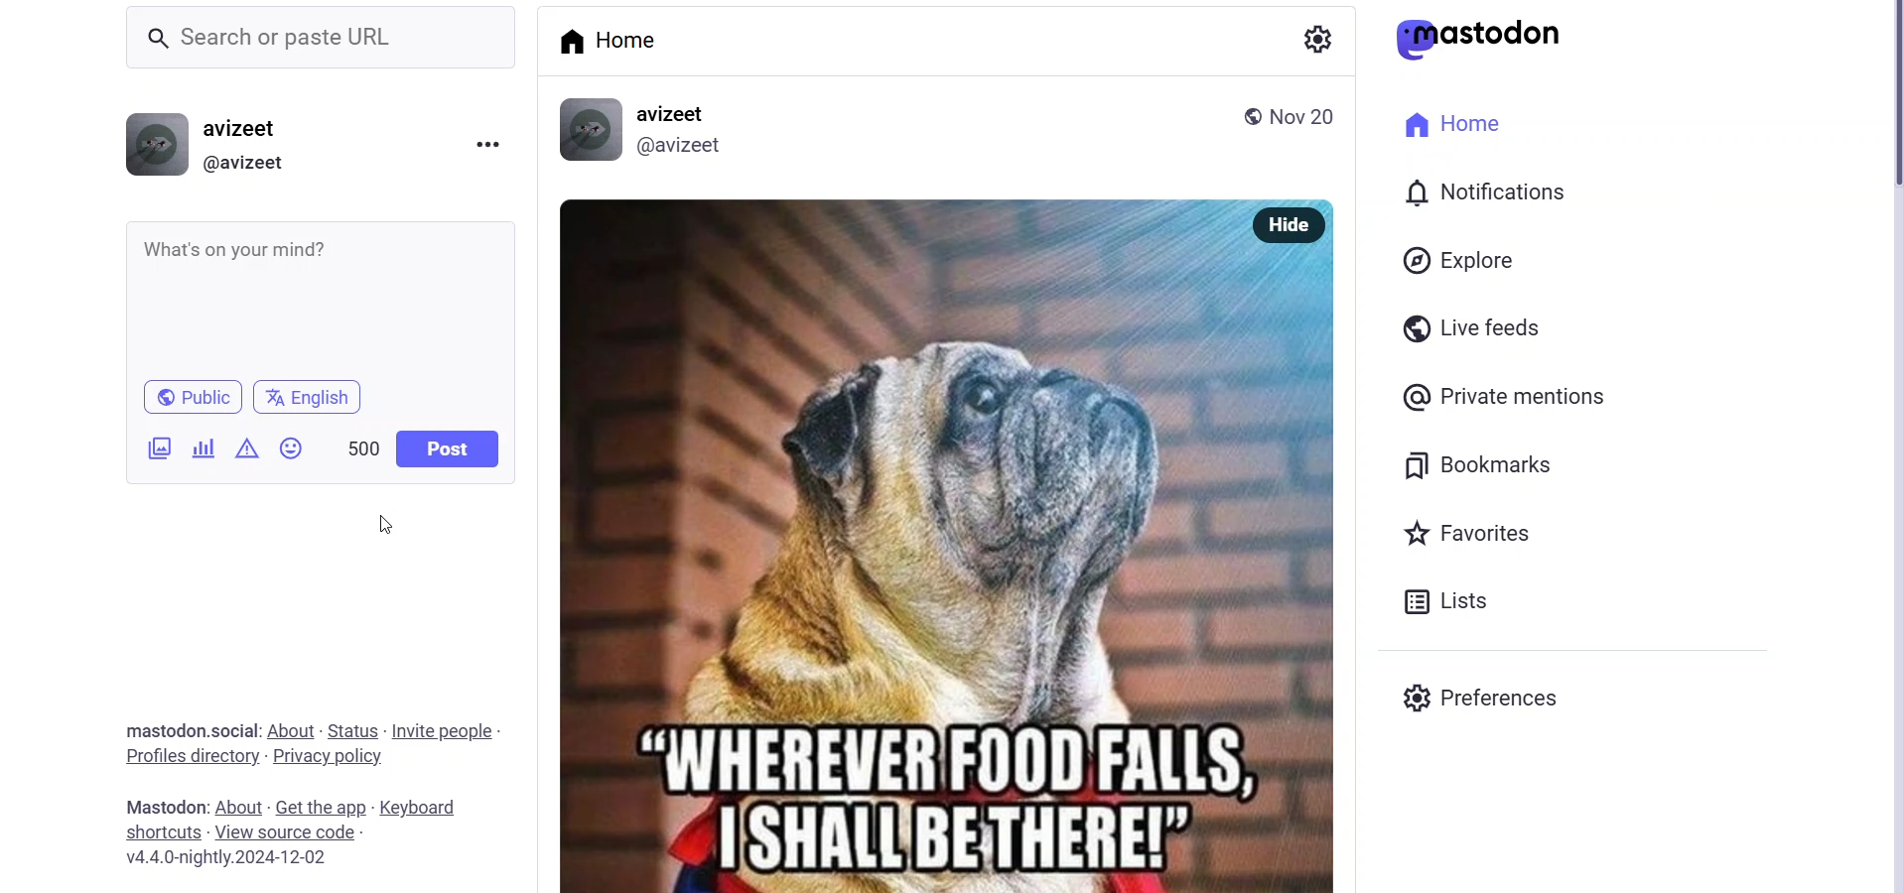 Image resolution: width=1904 pixels, height=893 pixels. Describe the element at coordinates (294, 447) in the screenshot. I see `emojis` at that location.